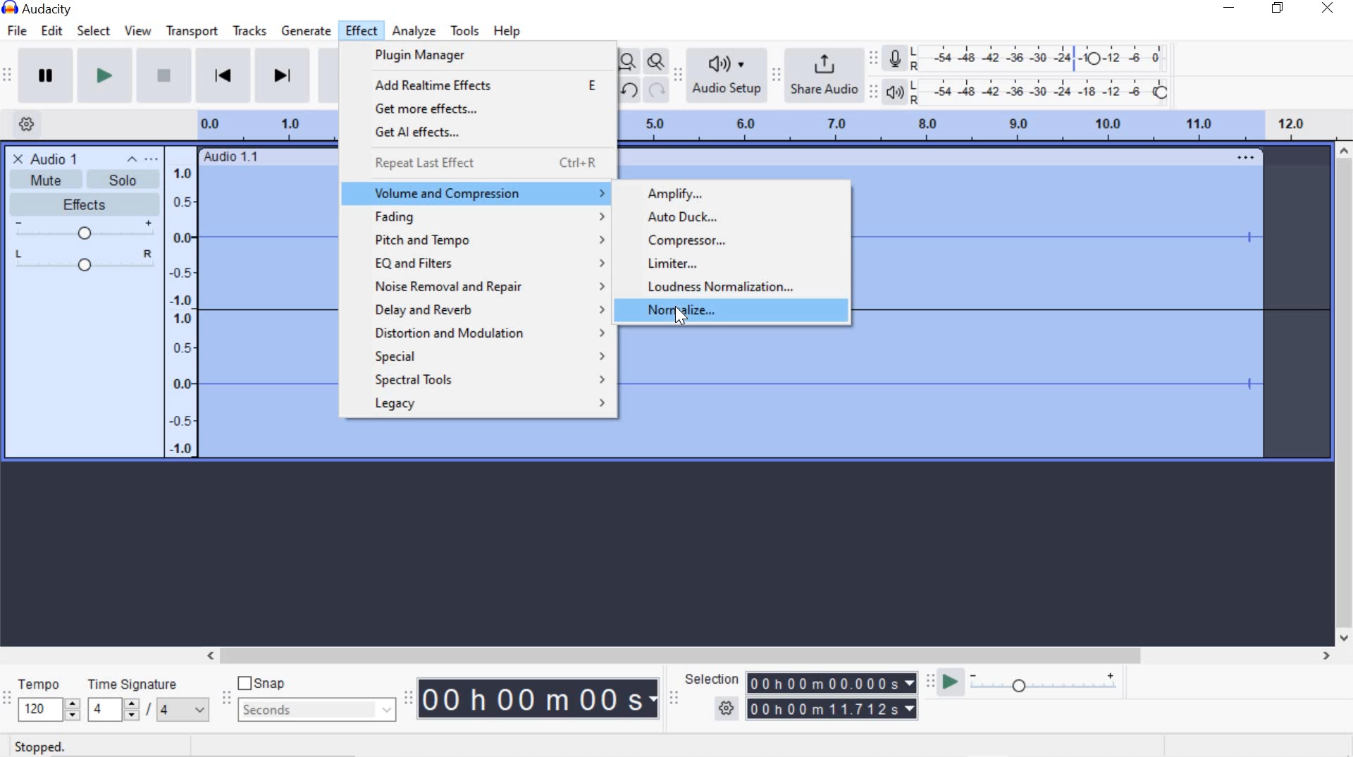  What do you see at coordinates (7, 698) in the screenshot?
I see `Time signature toolbar` at bounding box center [7, 698].